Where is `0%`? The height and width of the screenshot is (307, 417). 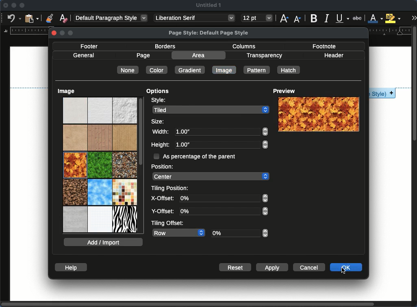
0% is located at coordinates (239, 233).